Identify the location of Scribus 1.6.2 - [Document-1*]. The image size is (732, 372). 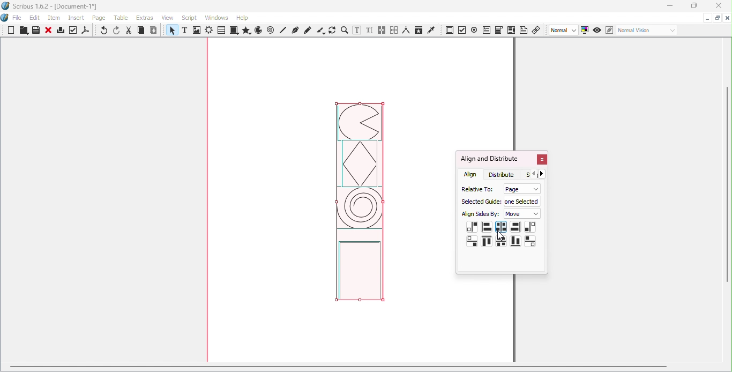
(54, 7).